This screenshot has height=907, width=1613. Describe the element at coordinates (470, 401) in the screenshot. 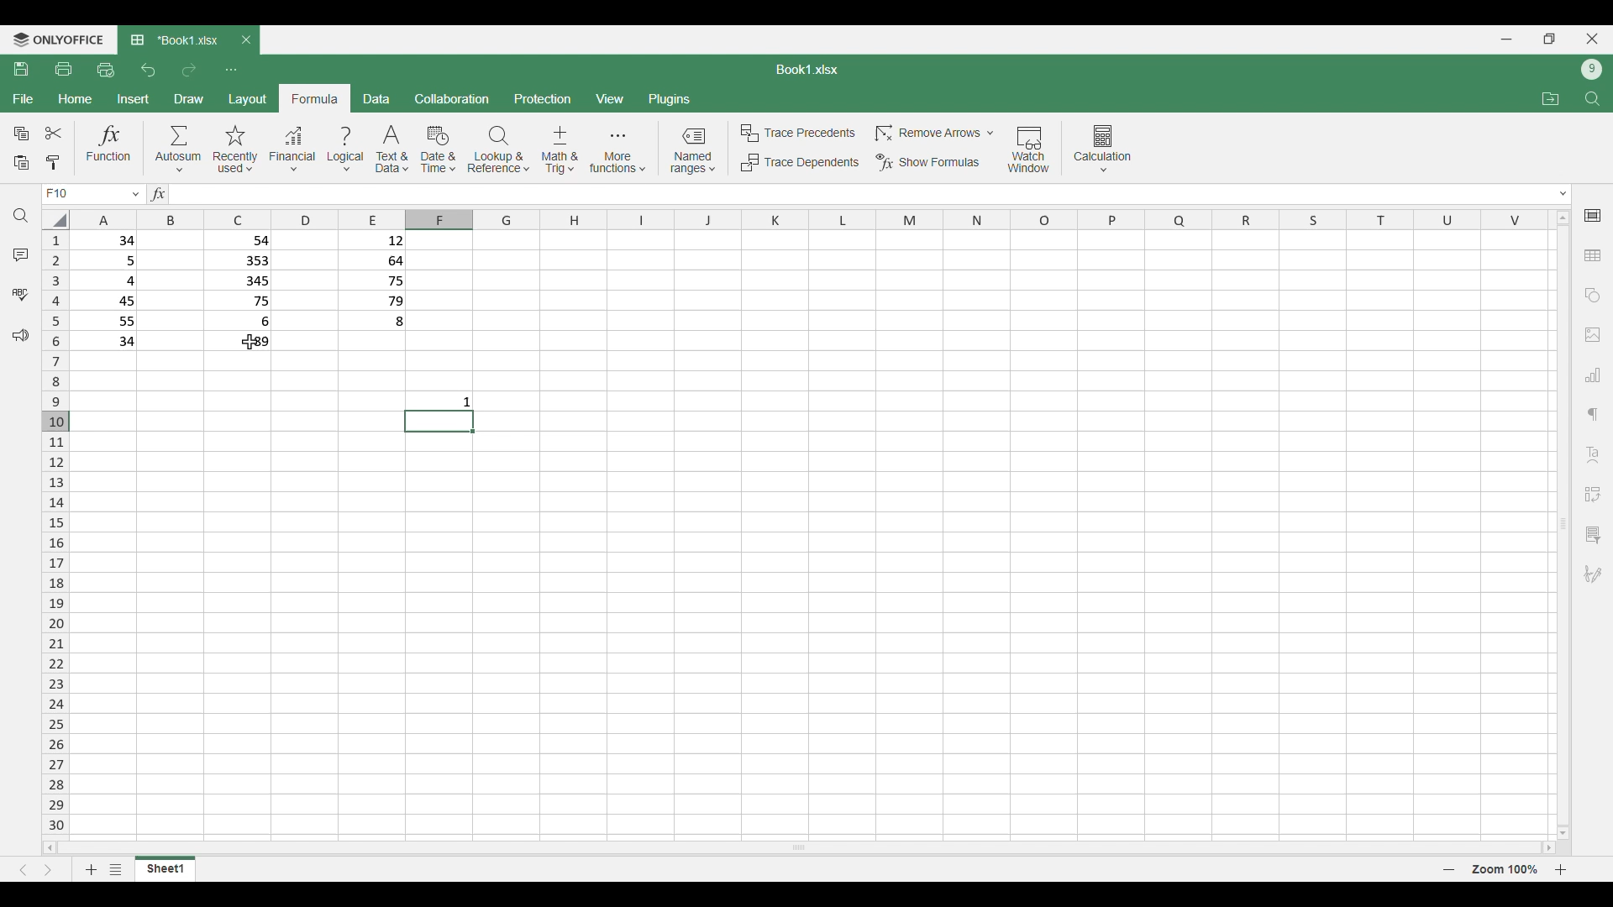

I see `1` at that location.